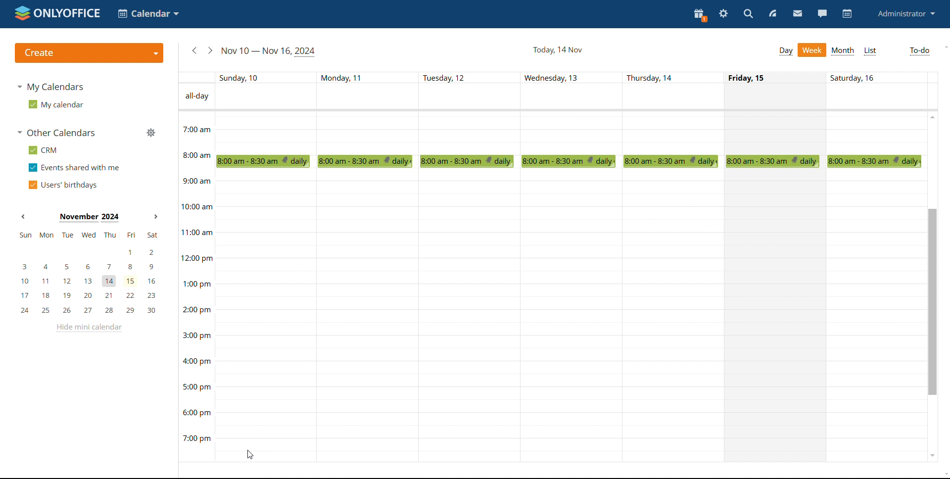  What do you see at coordinates (23, 217) in the screenshot?
I see `previous month` at bounding box center [23, 217].